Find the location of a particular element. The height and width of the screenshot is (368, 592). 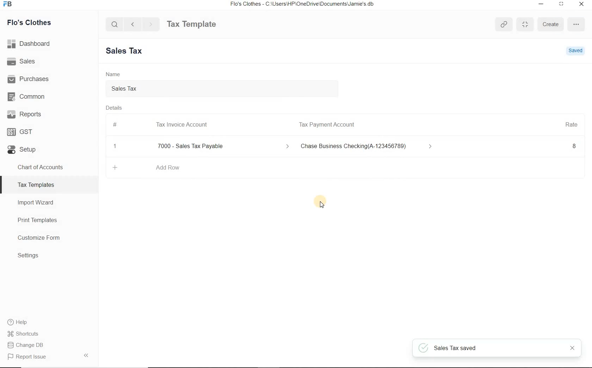

Flo's Clothes is located at coordinates (28, 23).